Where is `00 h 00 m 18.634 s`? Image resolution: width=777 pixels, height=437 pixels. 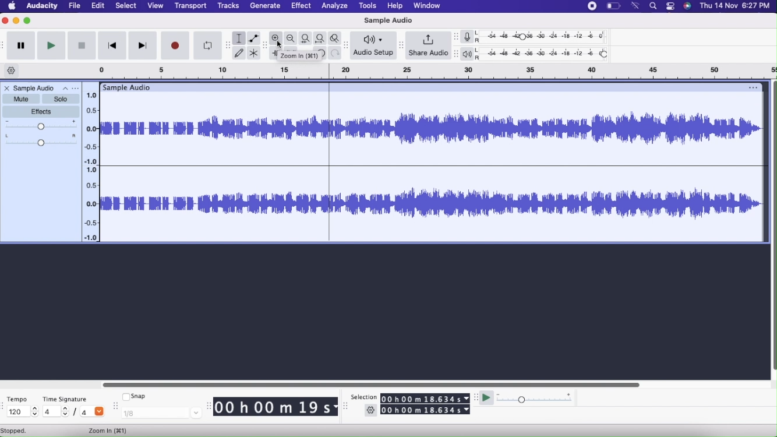 00 h 00 m 18.634 s is located at coordinates (425, 410).